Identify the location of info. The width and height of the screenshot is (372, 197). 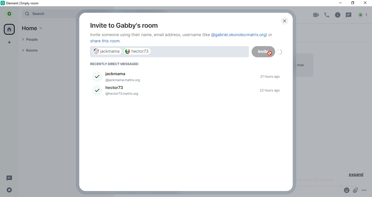
(338, 15).